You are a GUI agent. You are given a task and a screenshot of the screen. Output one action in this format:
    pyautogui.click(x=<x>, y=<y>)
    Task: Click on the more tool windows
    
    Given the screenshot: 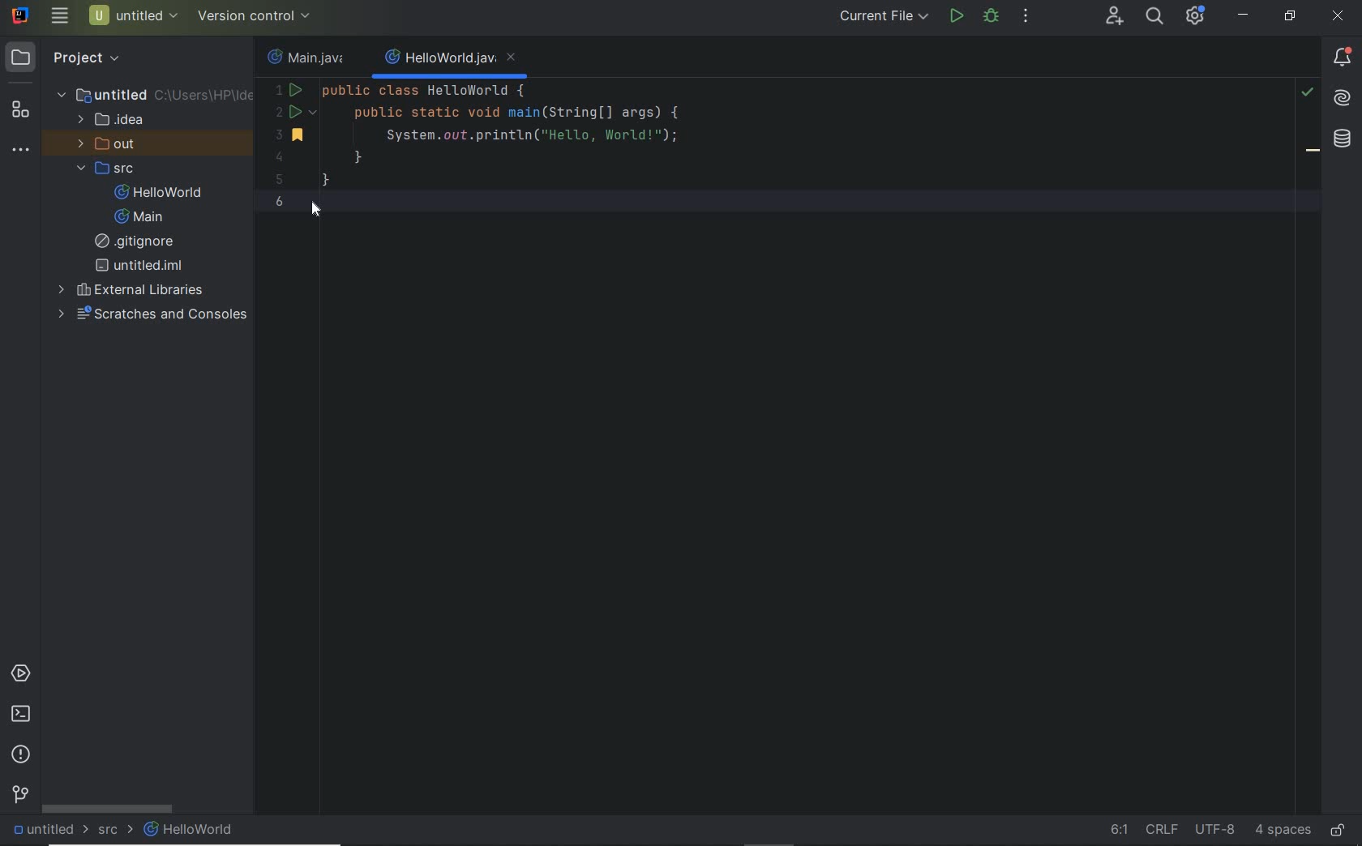 What is the action you would take?
    pyautogui.click(x=19, y=150)
    